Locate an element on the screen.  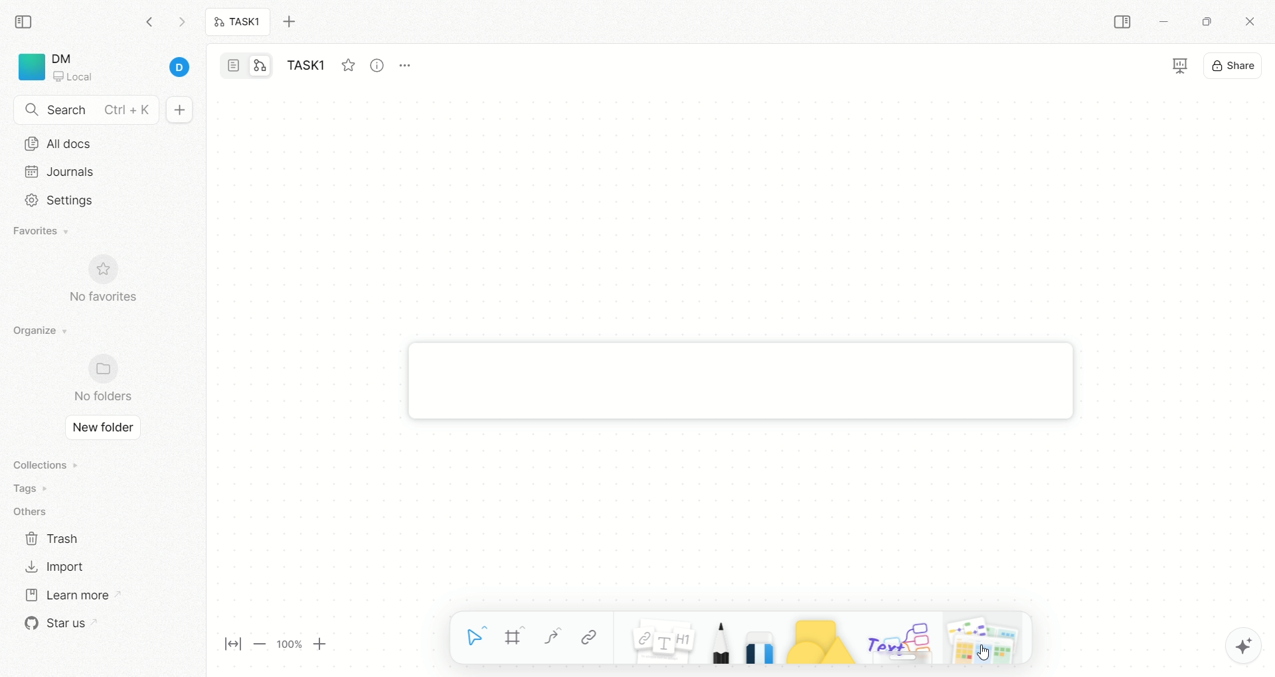
organize is located at coordinates (37, 331).